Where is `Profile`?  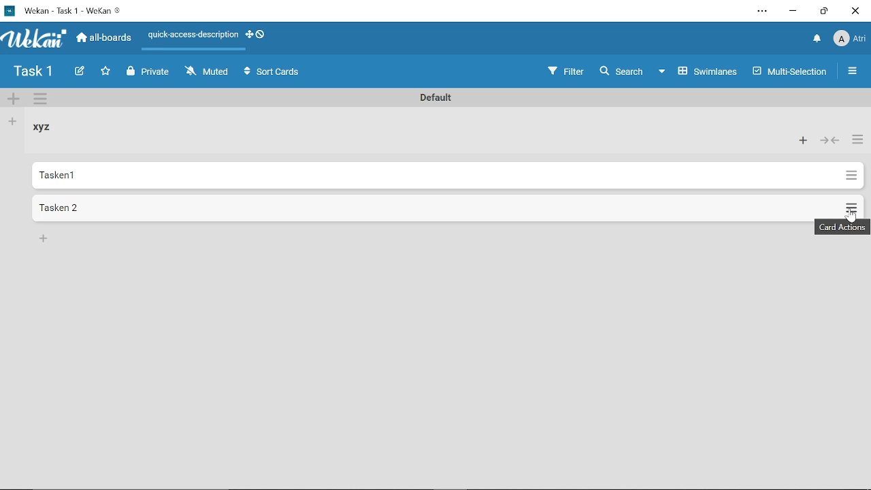 Profile is located at coordinates (851, 39).